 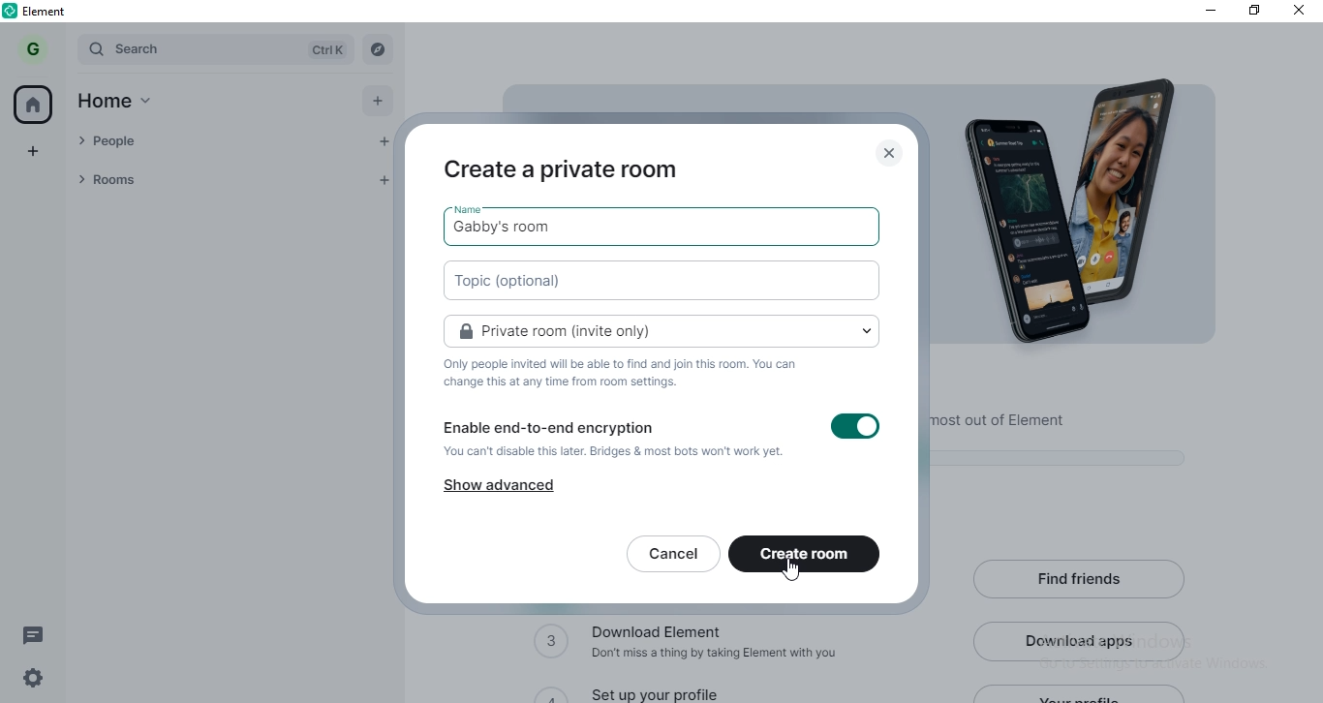 What do you see at coordinates (699, 645) in the screenshot?
I see `download elements` at bounding box center [699, 645].